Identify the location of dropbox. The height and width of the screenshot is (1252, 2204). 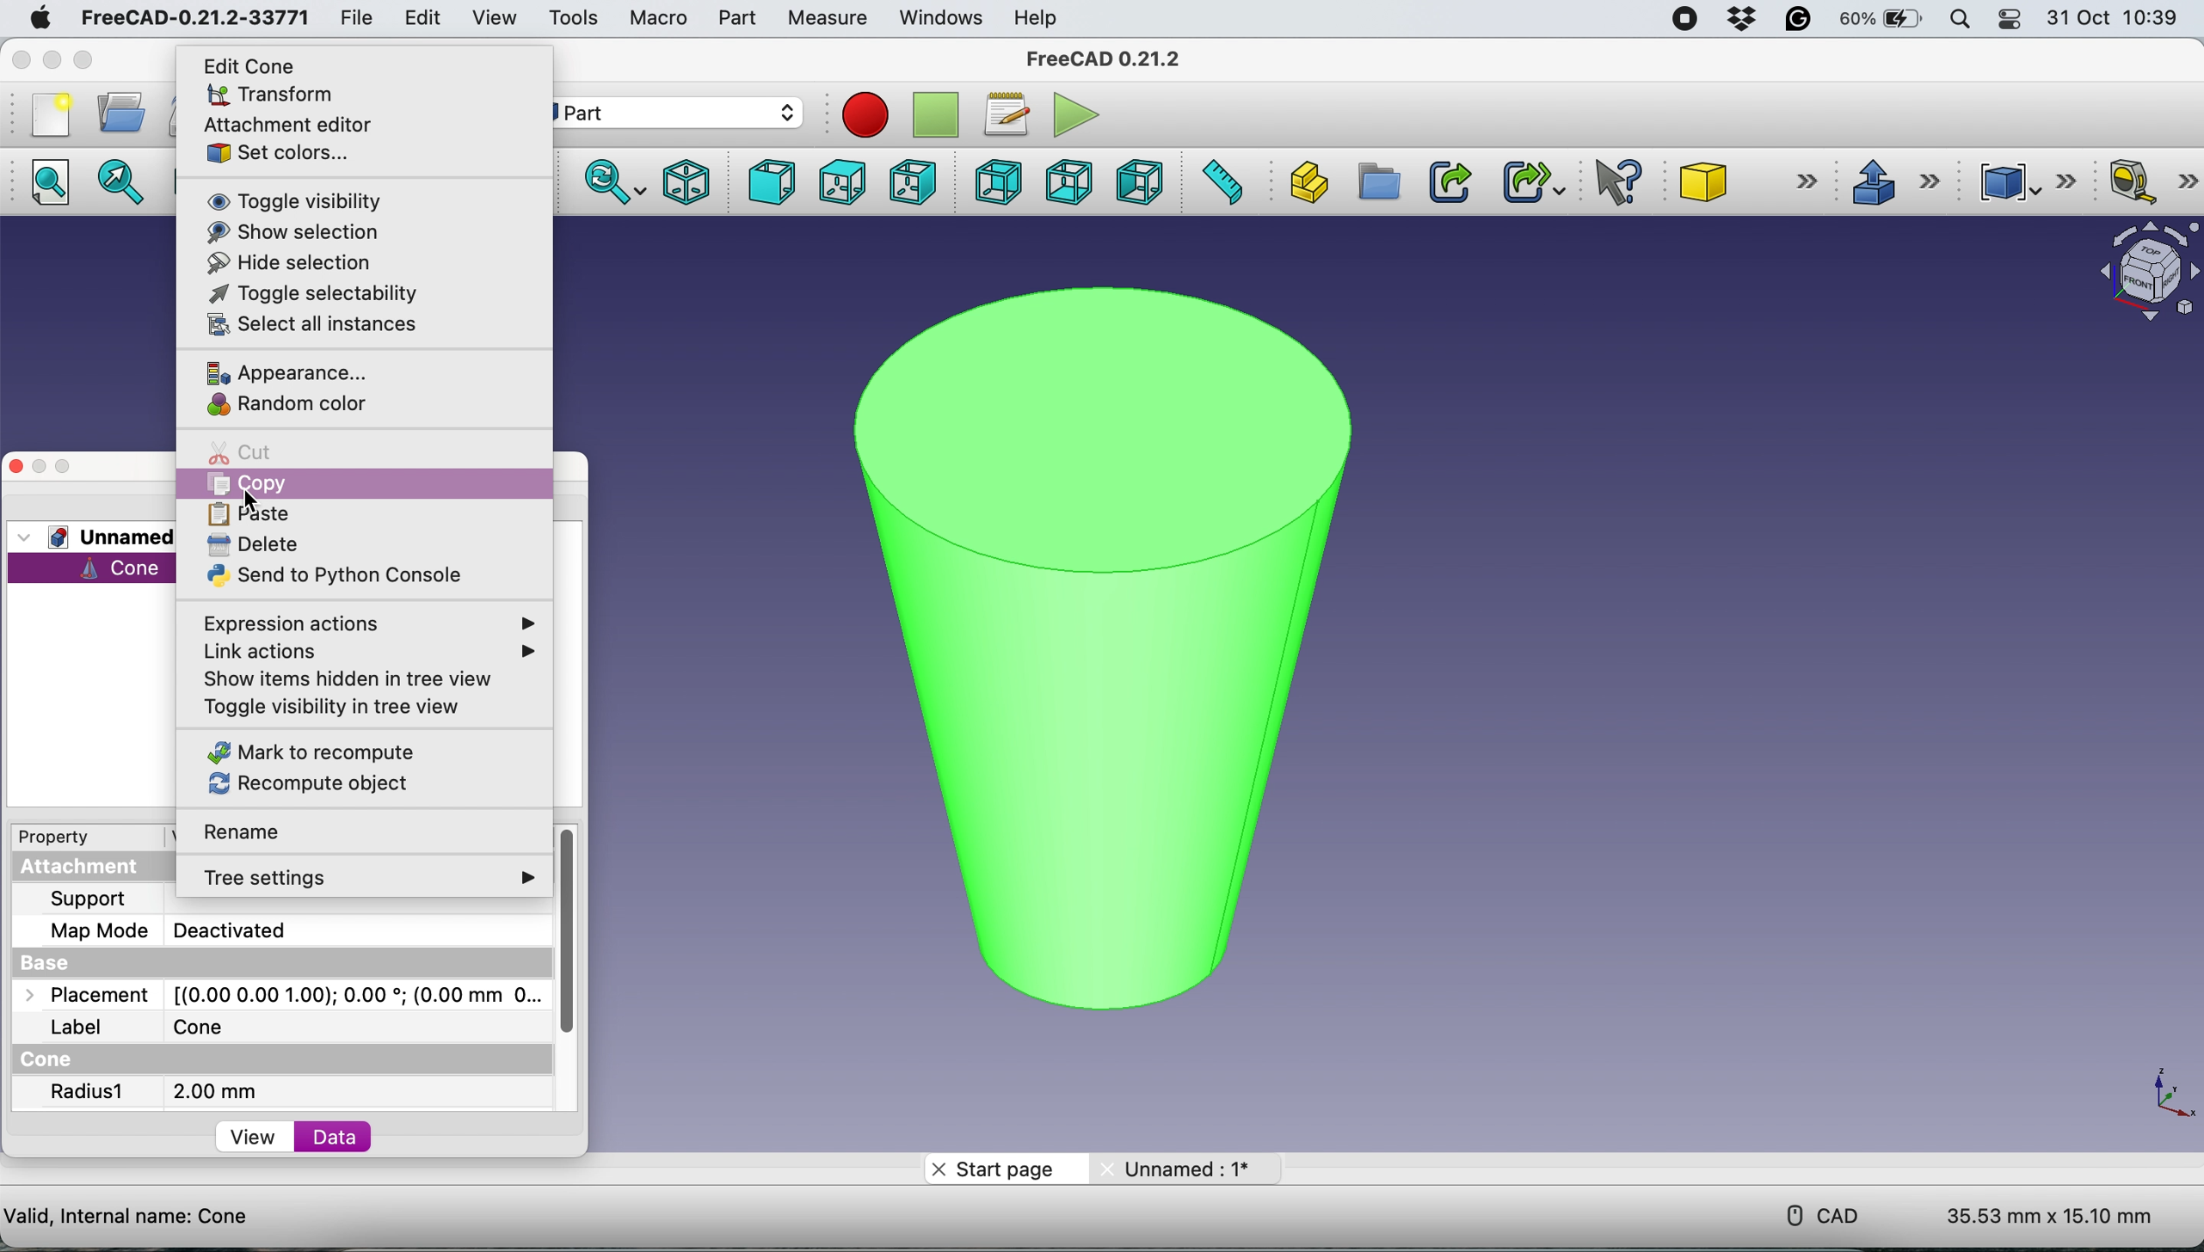
(1736, 20).